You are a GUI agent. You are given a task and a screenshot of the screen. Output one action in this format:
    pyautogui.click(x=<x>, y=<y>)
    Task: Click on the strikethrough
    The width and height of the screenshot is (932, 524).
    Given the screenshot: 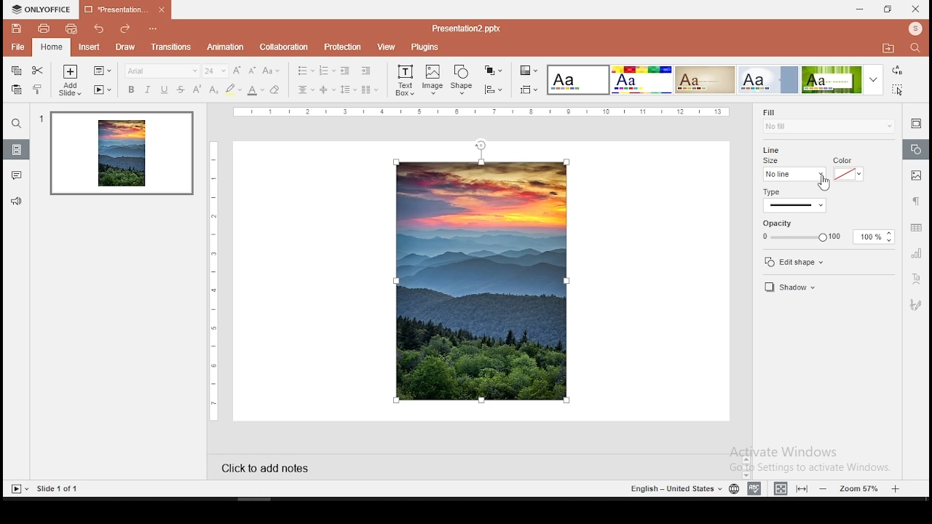 What is the action you would take?
    pyautogui.click(x=181, y=88)
    